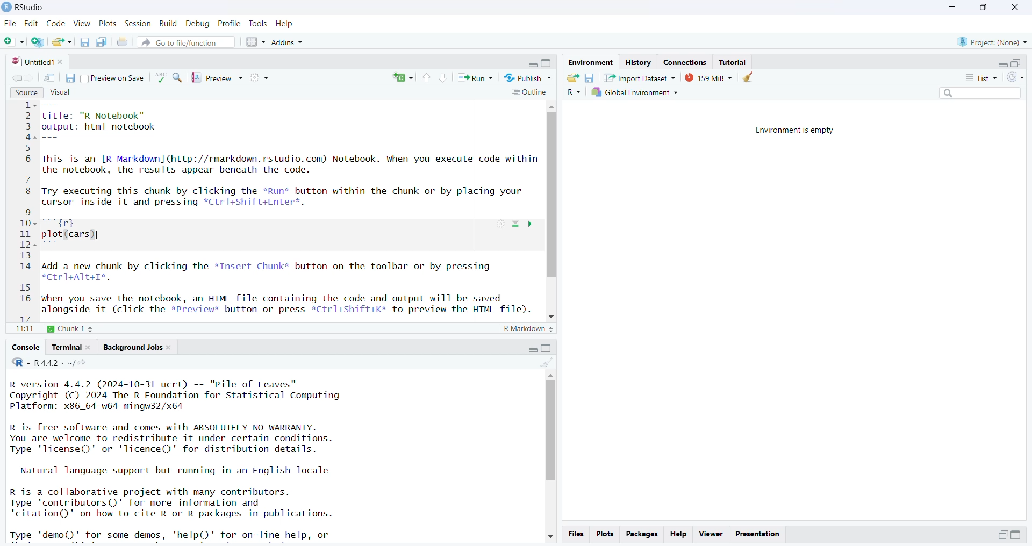 Image resolution: width=1032 pixels, height=546 pixels. I want to click on go backward, so click(15, 76).